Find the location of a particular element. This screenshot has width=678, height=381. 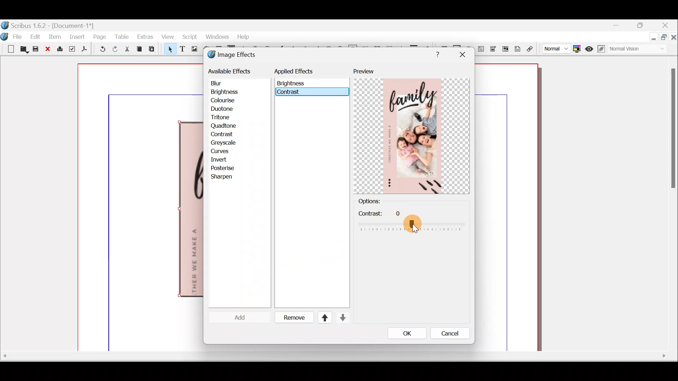

Duotone is located at coordinates (224, 110).